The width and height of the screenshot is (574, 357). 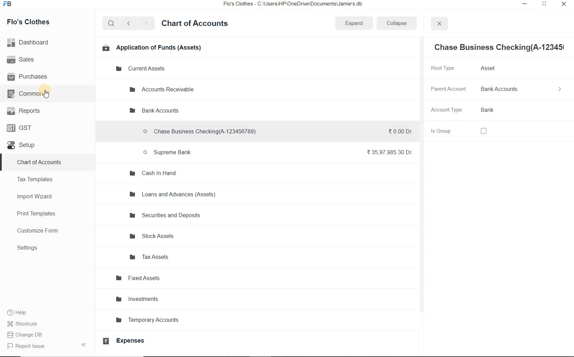 What do you see at coordinates (48, 95) in the screenshot?
I see `cursor` at bounding box center [48, 95].